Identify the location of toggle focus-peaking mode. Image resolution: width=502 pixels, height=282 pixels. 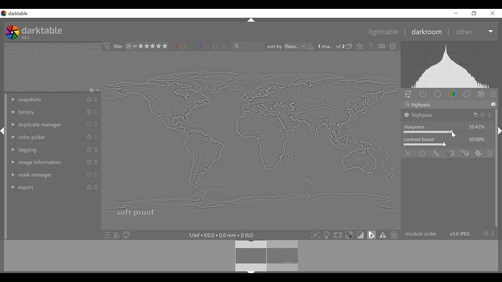
(315, 234).